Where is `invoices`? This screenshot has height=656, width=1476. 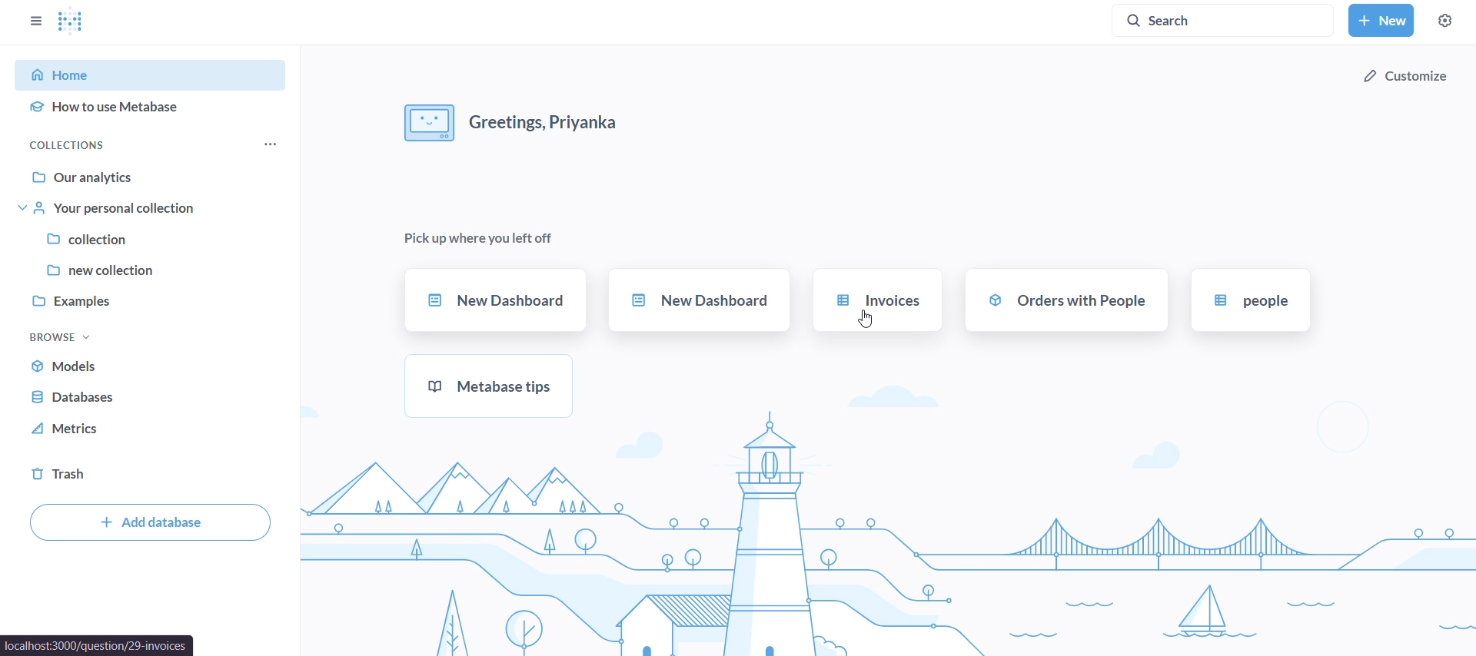 invoices is located at coordinates (877, 298).